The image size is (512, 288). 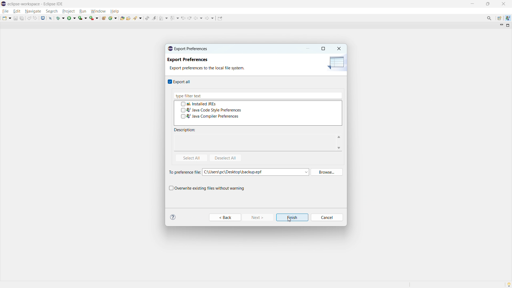 What do you see at coordinates (339, 65) in the screenshot?
I see `icon` at bounding box center [339, 65].